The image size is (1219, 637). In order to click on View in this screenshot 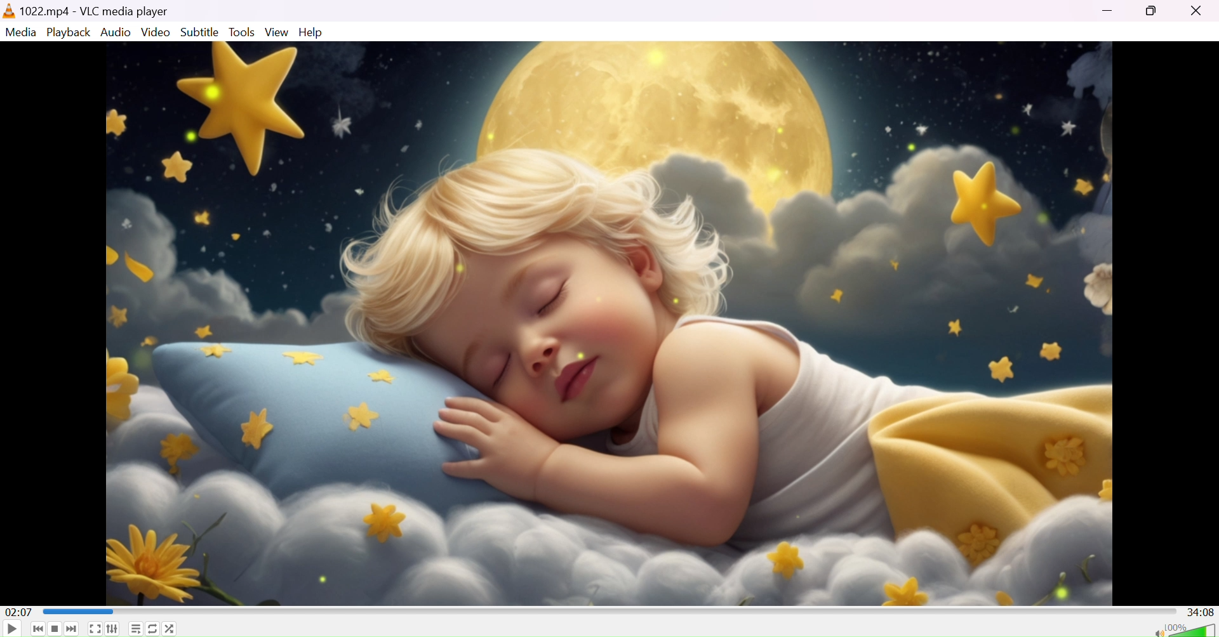, I will do `click(277, 32)`.